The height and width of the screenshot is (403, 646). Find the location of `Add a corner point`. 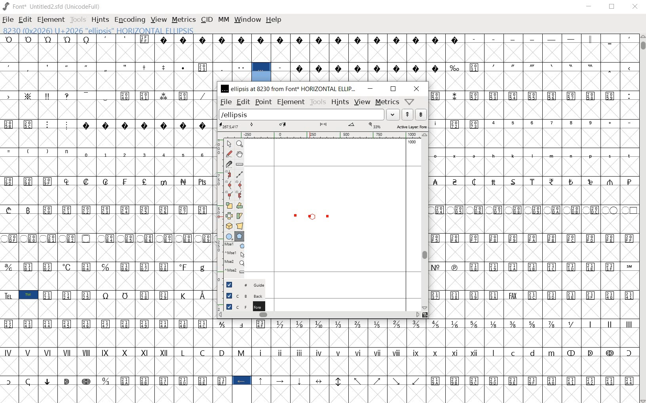

Add a corner point is located at coordinates (239, 195).